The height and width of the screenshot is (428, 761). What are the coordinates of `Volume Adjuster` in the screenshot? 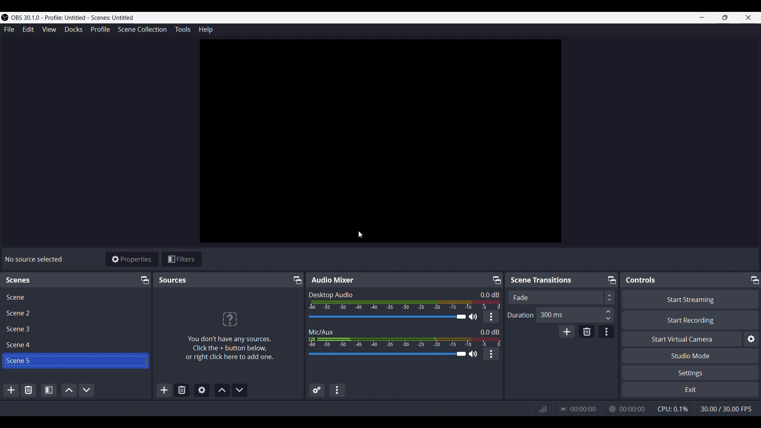 It's located at (392, 317).